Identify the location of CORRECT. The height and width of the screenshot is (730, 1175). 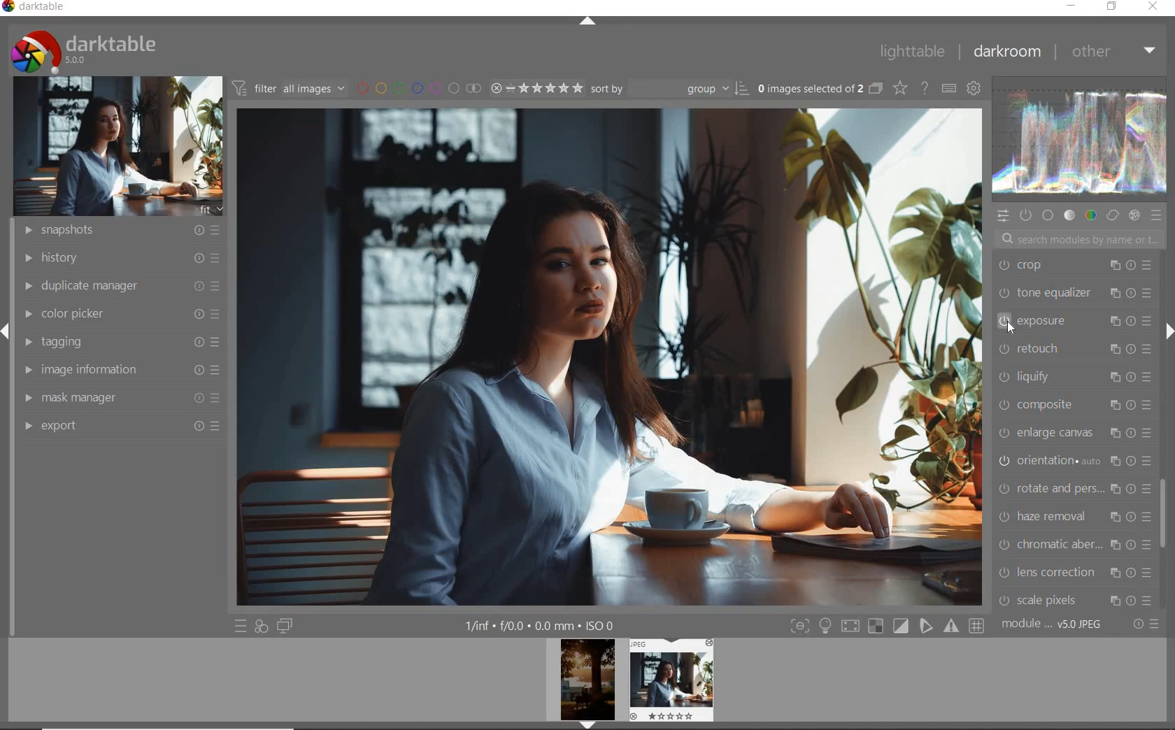
(1112, 214).